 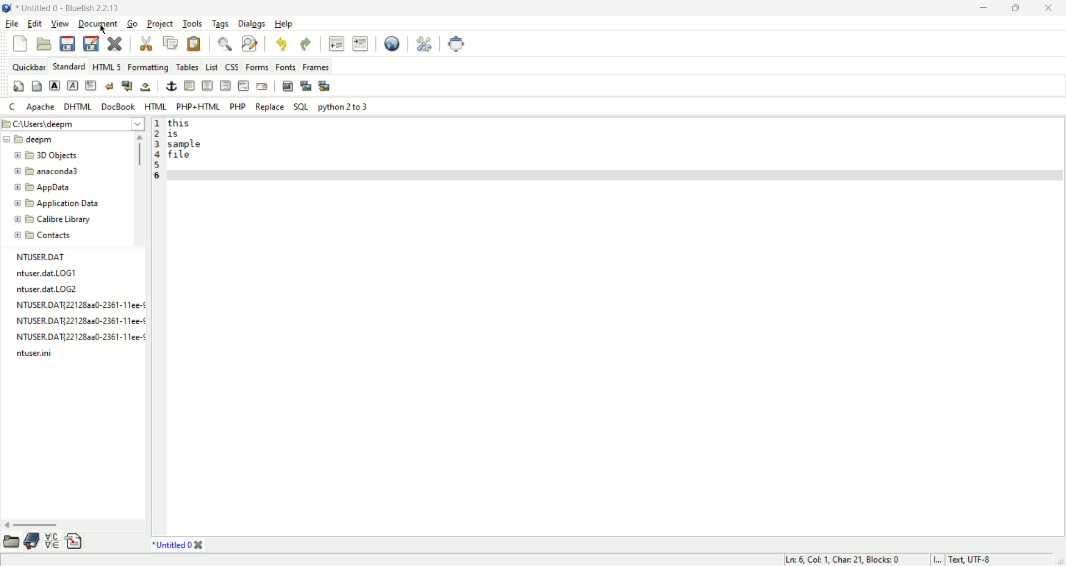 I want to click on vertical scroll bar, so click(x=139, y=187).